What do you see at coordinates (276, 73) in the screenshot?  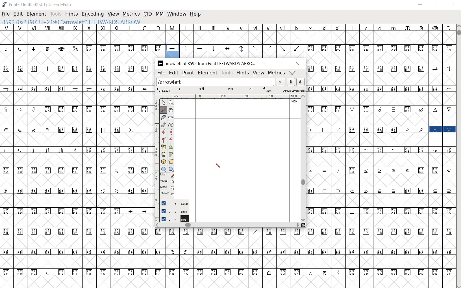 I see `metrics` at bounding box center [276, 73].